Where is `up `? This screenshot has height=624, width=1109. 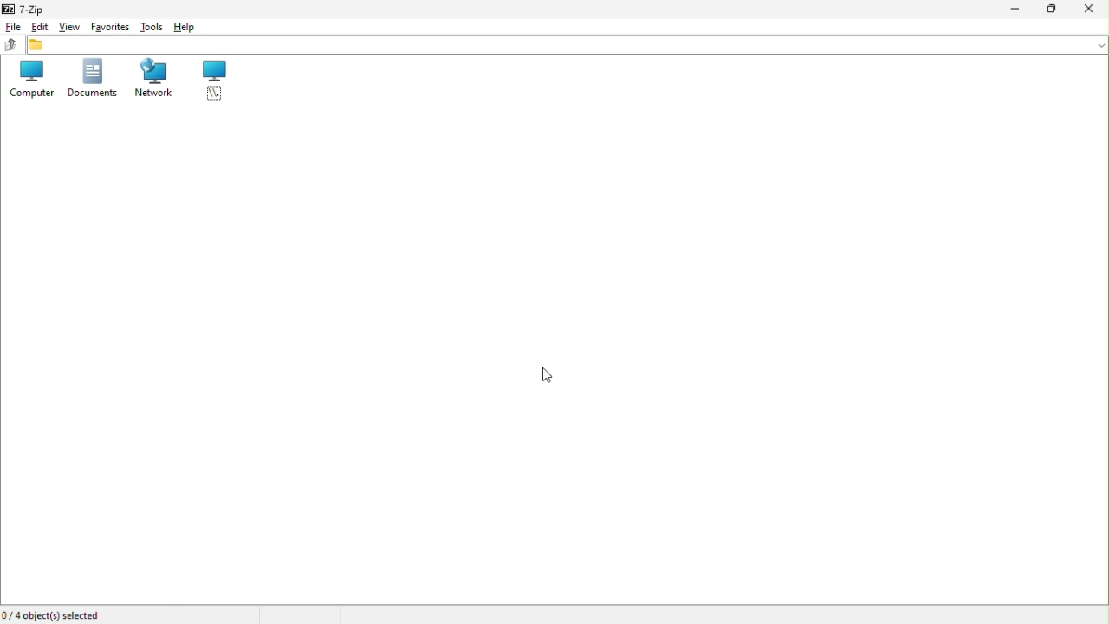 up  is located at coordinates (9, 43).